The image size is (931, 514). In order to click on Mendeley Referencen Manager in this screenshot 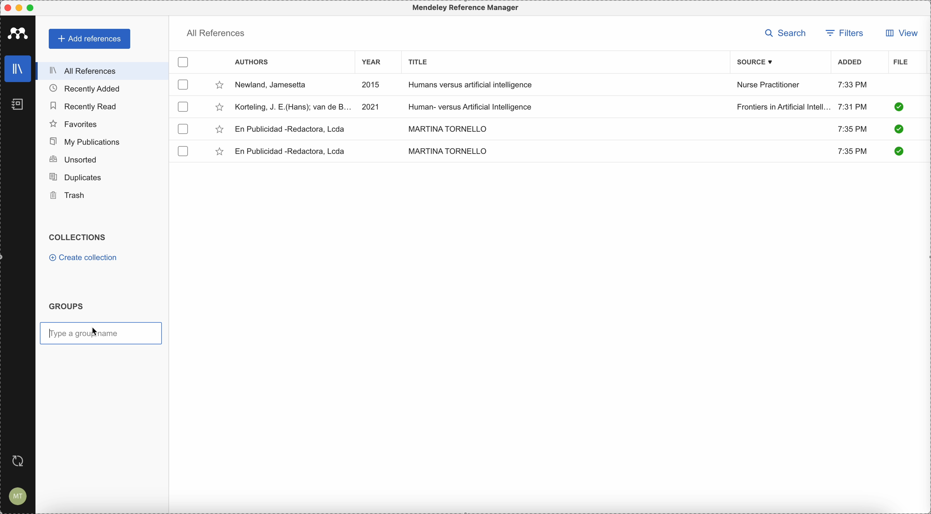, I will do `click(467, 8)`.